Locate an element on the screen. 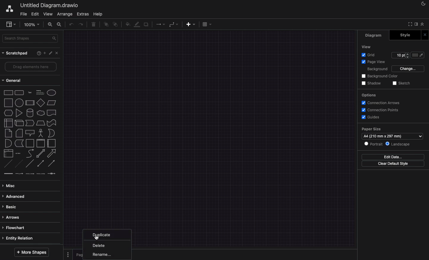  flowchart is located at coordinates (15, 228).